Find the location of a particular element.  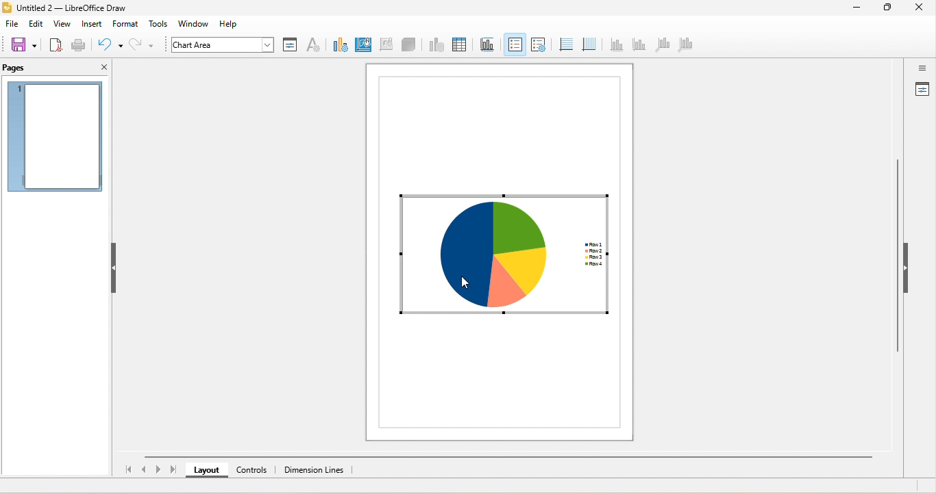

export as pdf is located at coordinates (56, 44).